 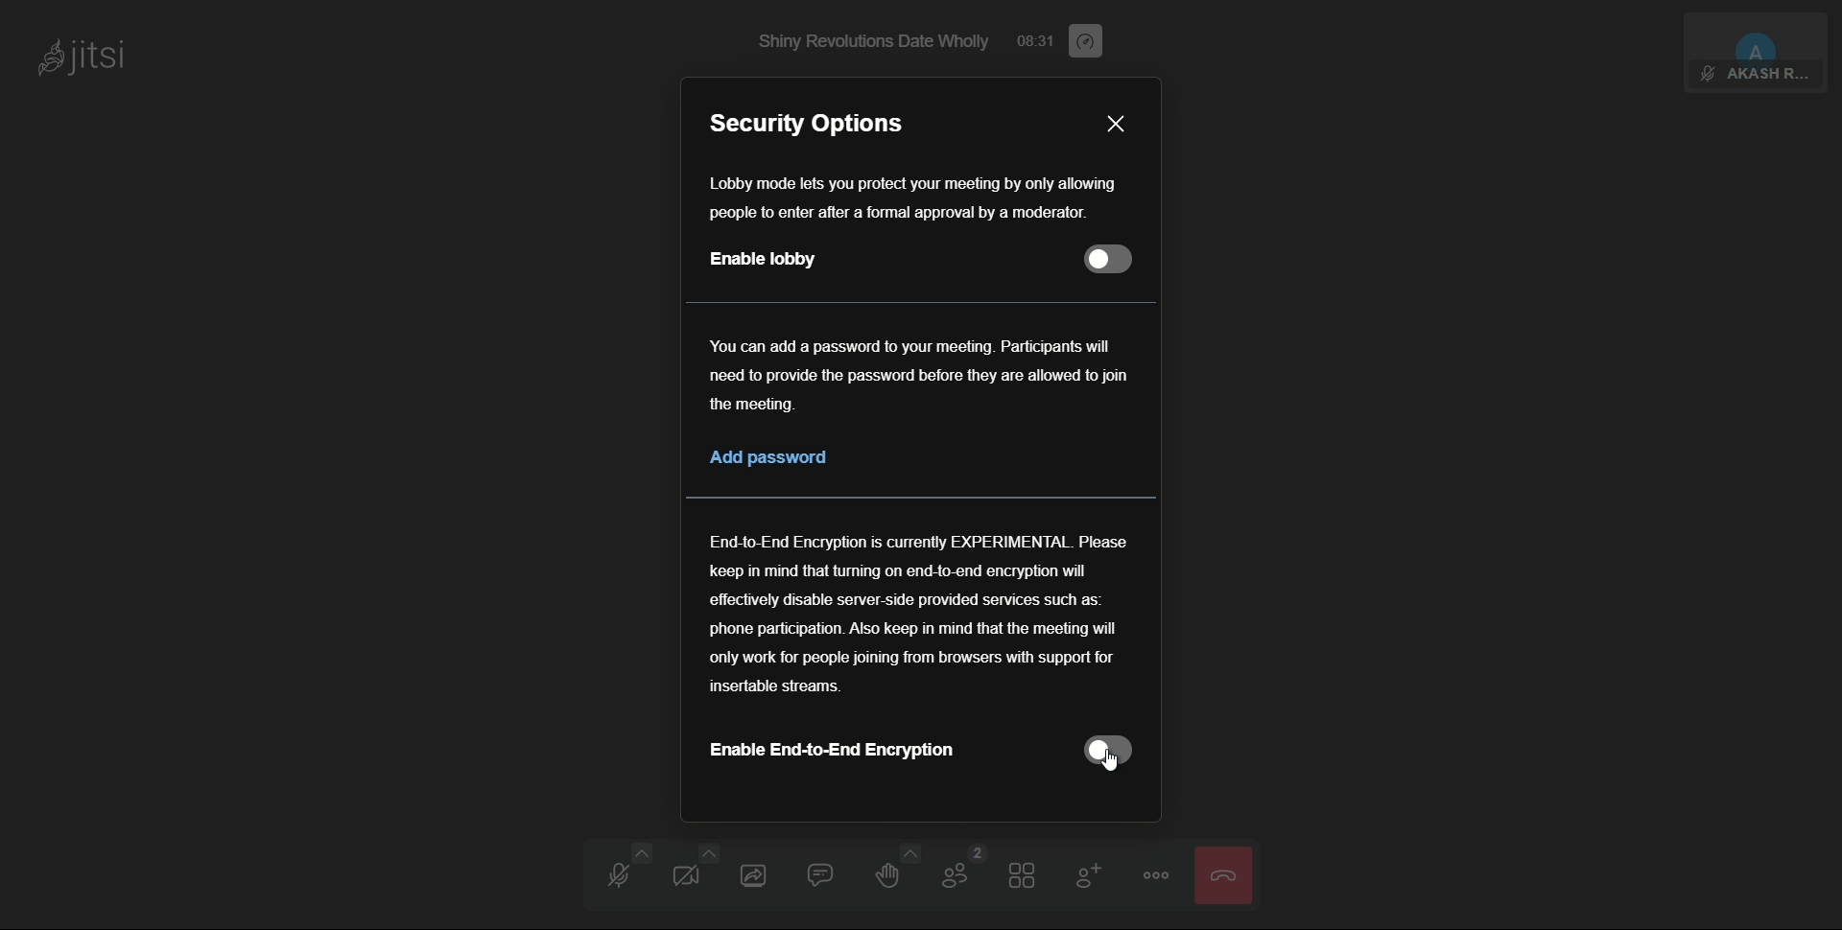 What do you see at coordinates (1026, 872) in the screenshot?
I see `toggle tile view` at bounding box center [1026, 872].